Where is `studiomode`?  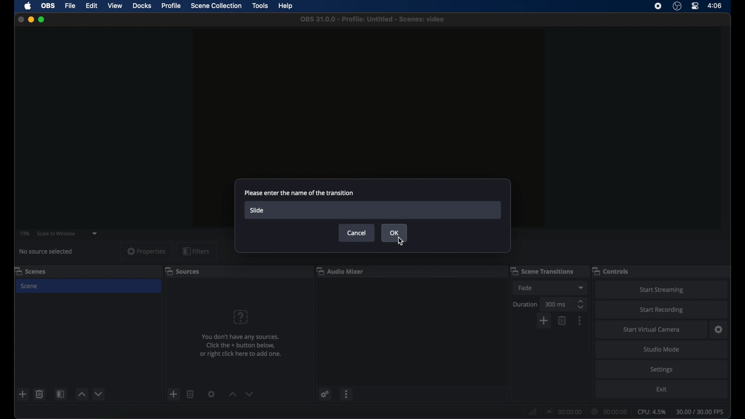
studiomode is located at coordinates (662, 350).